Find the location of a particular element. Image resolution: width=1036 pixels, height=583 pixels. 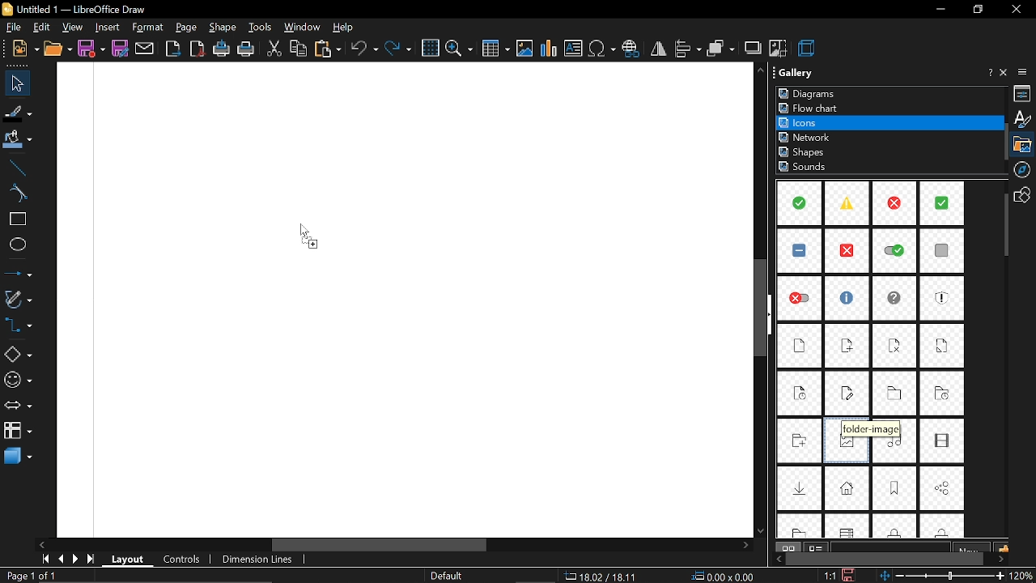

page is located at coordinates (187, 28).